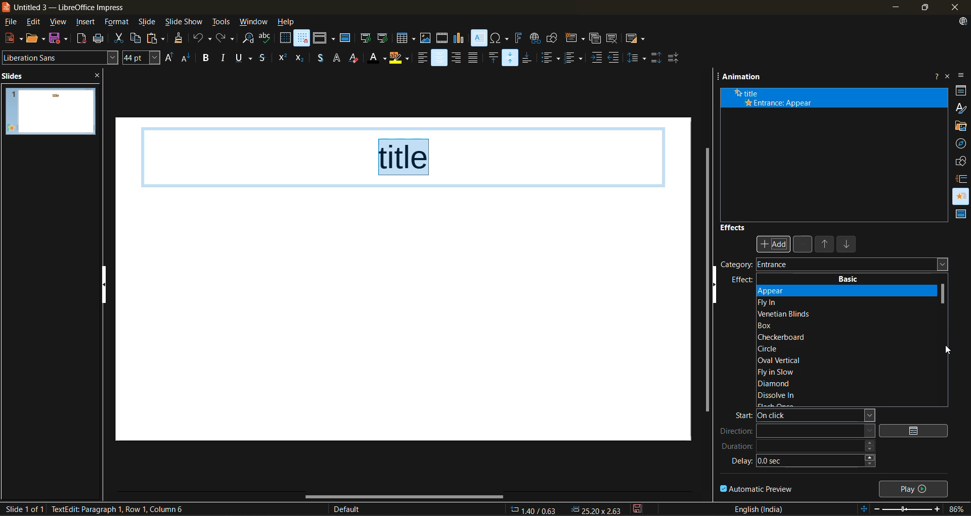 This screenshot has height=516, width=971. Describe the element at coordinates (534, 38) in the screenshot. I see `insert hyperlink` at that location.